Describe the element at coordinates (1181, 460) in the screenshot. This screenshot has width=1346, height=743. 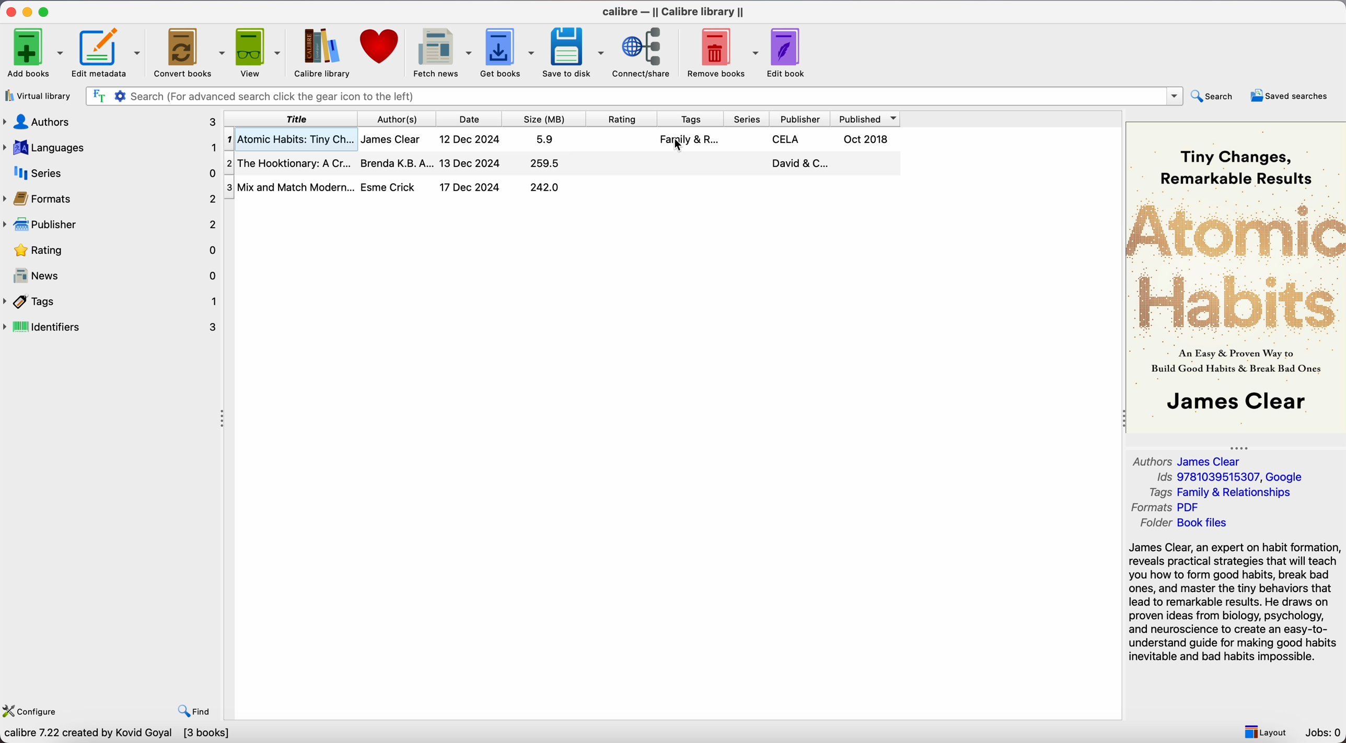
I see `Authors James Clear` at that location.